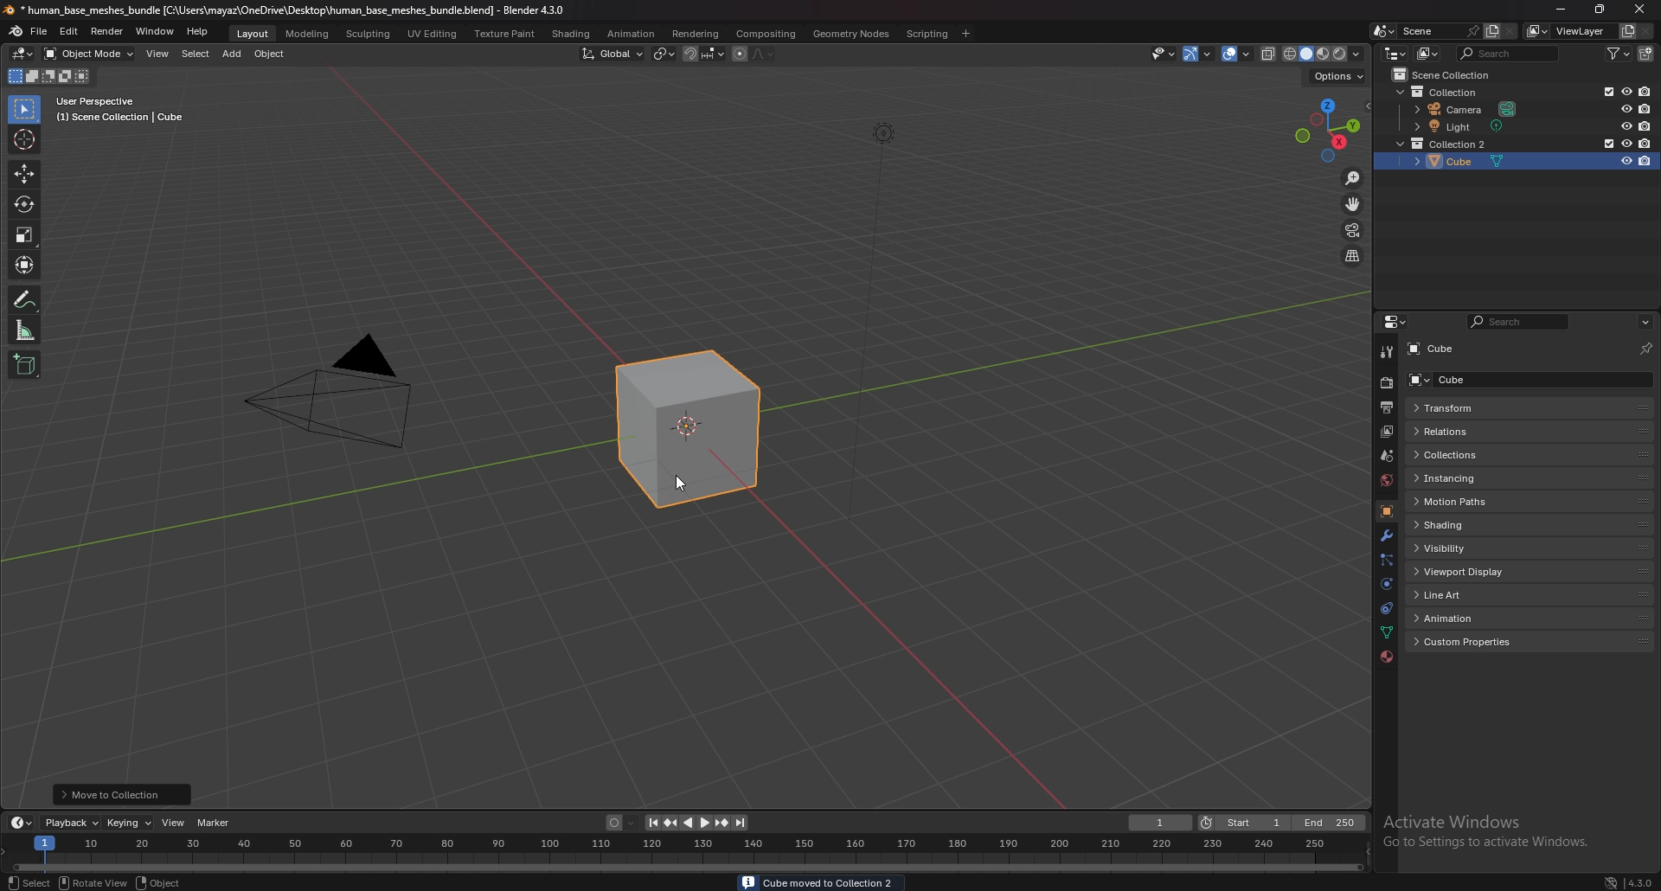  I want to click on modifier, so click(1387, 537).